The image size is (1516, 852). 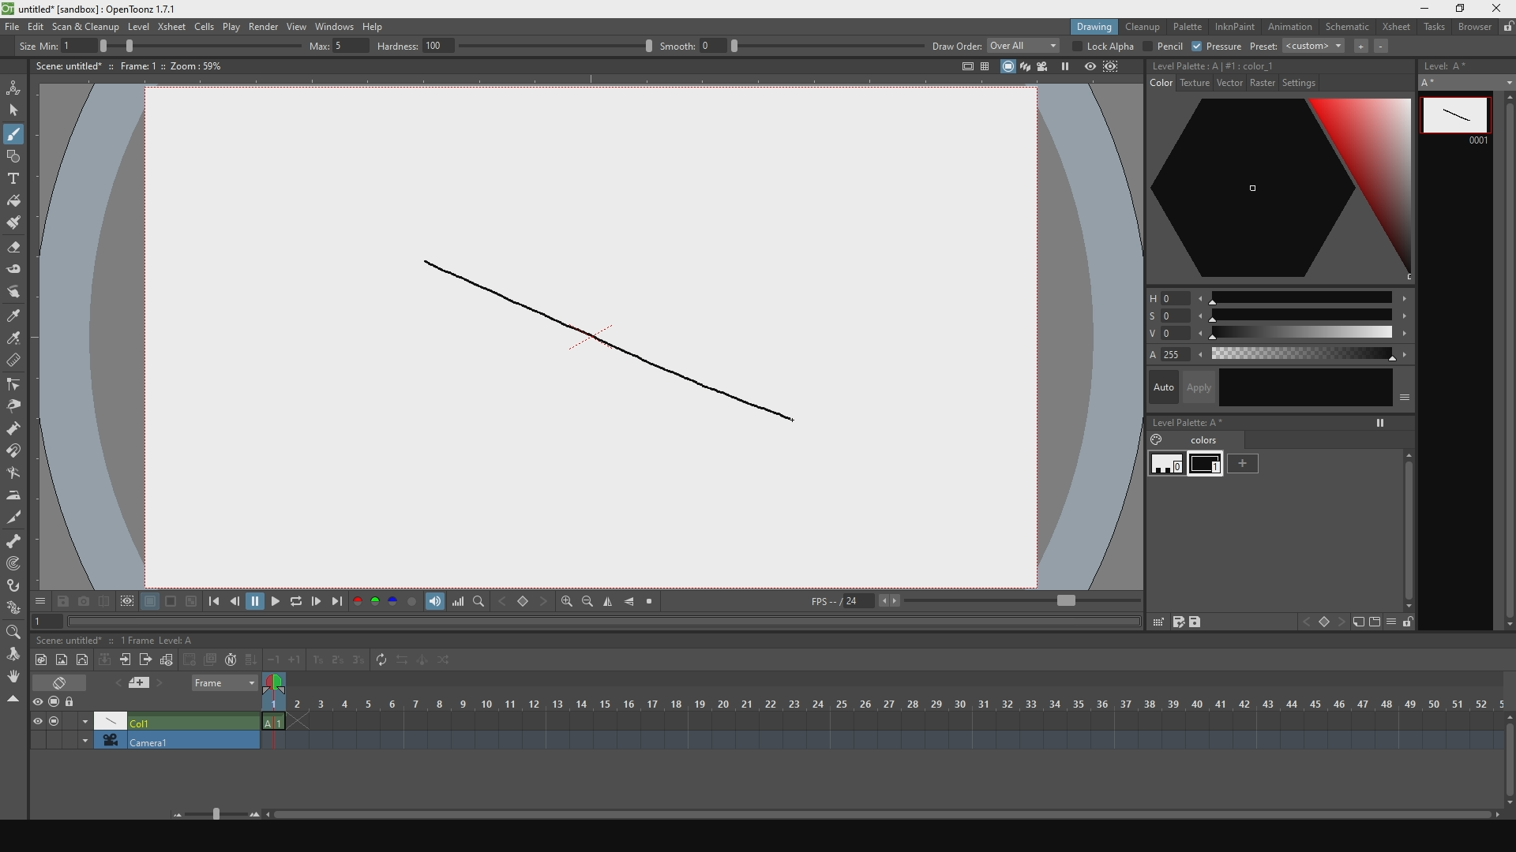 I want to click on scene frame, so click(x=880, y=704).